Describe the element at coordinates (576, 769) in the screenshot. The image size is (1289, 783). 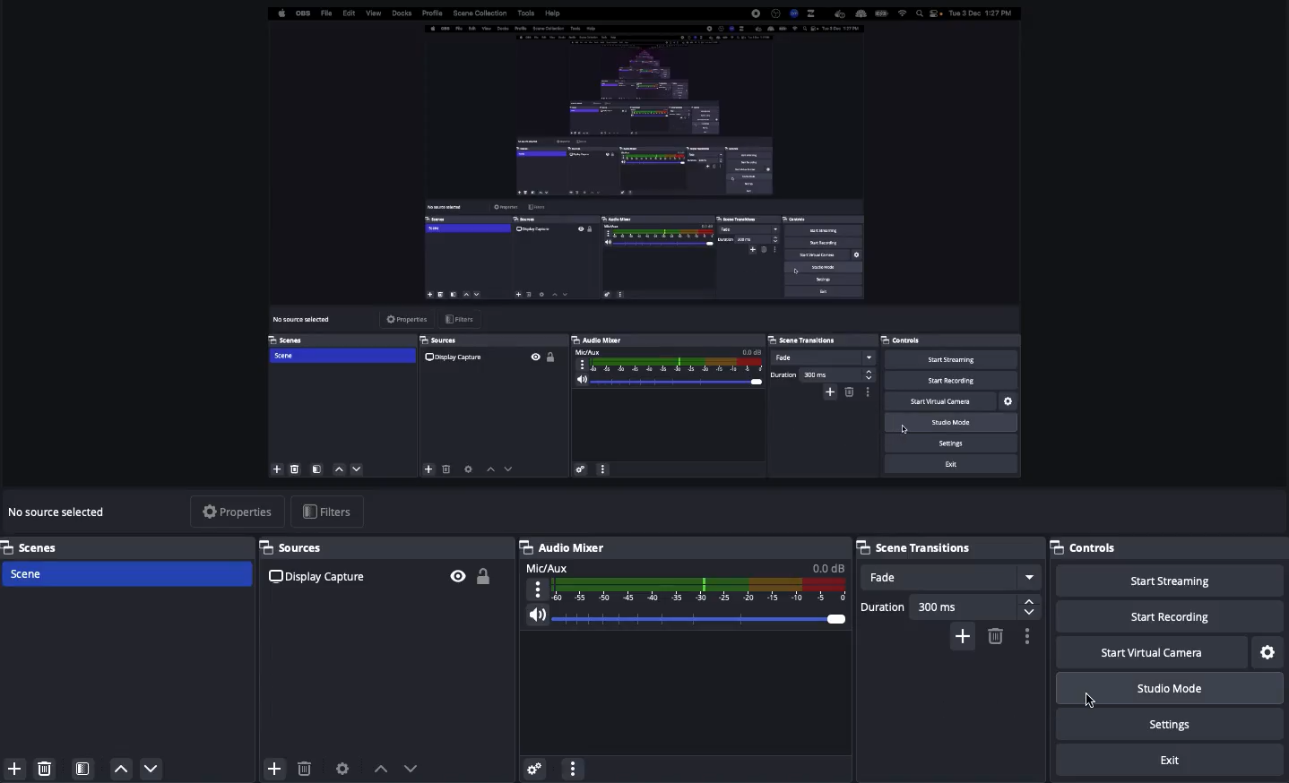
I see `options` at that location.